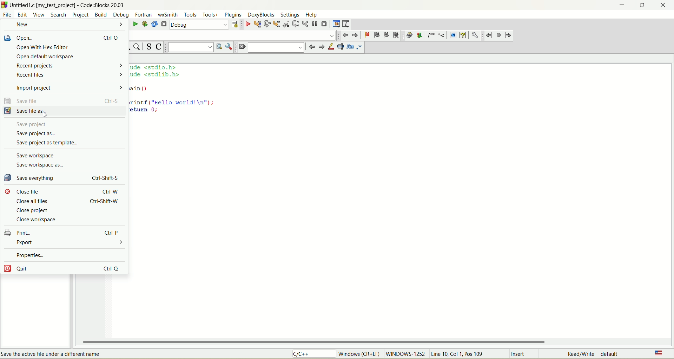 Image resolution: width=674 pixels, height=359 pixels. What do you see at coordinates (80, 15) in the screenshot?
I see `project` at bounding box center [80, 15].